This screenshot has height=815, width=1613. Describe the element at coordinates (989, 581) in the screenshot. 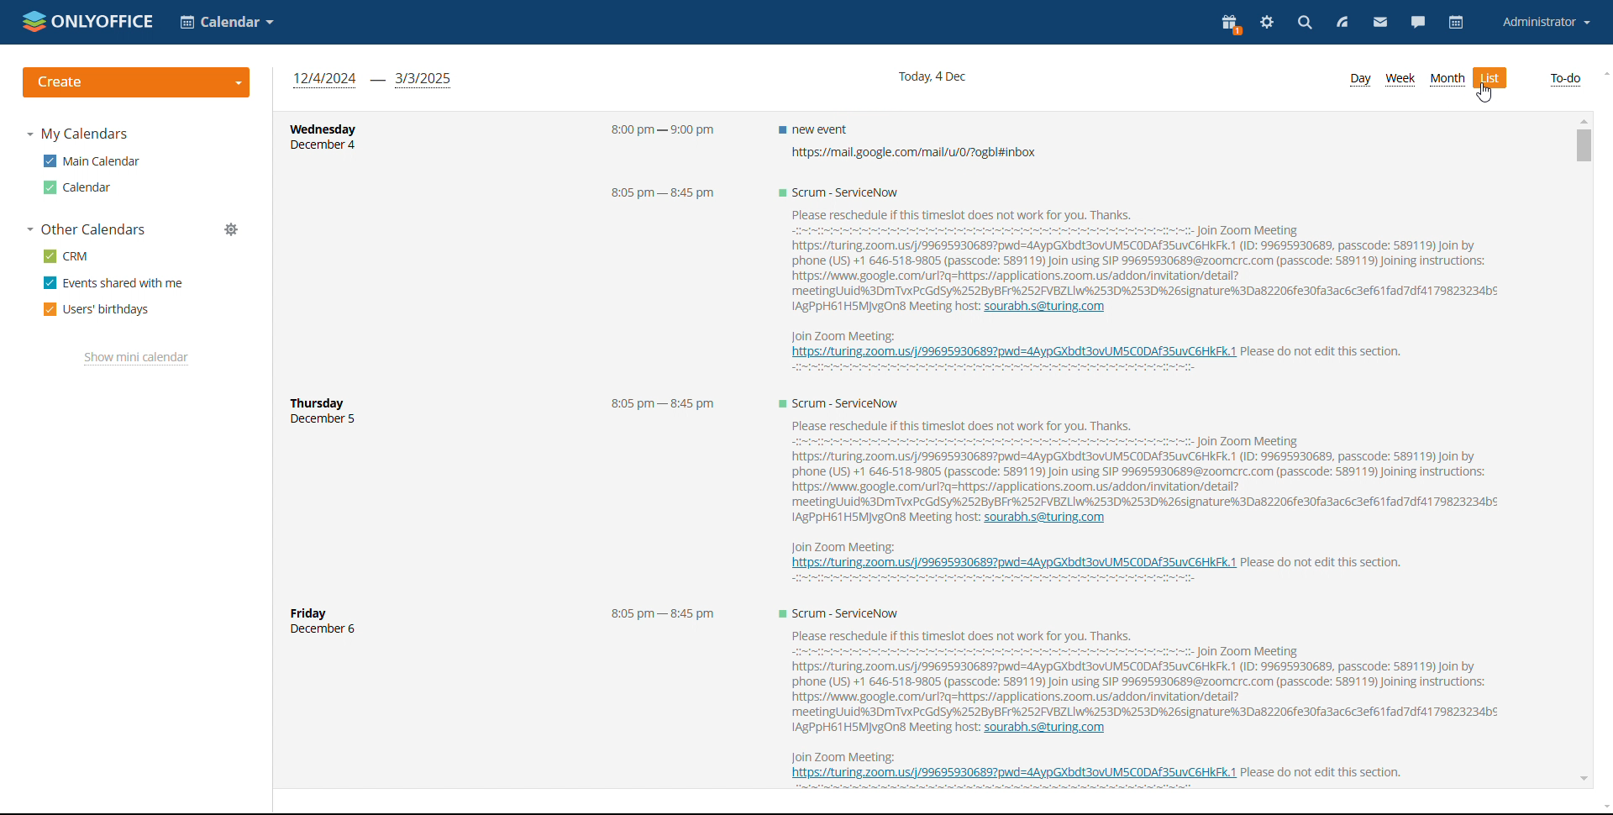

I see `text` at that location.